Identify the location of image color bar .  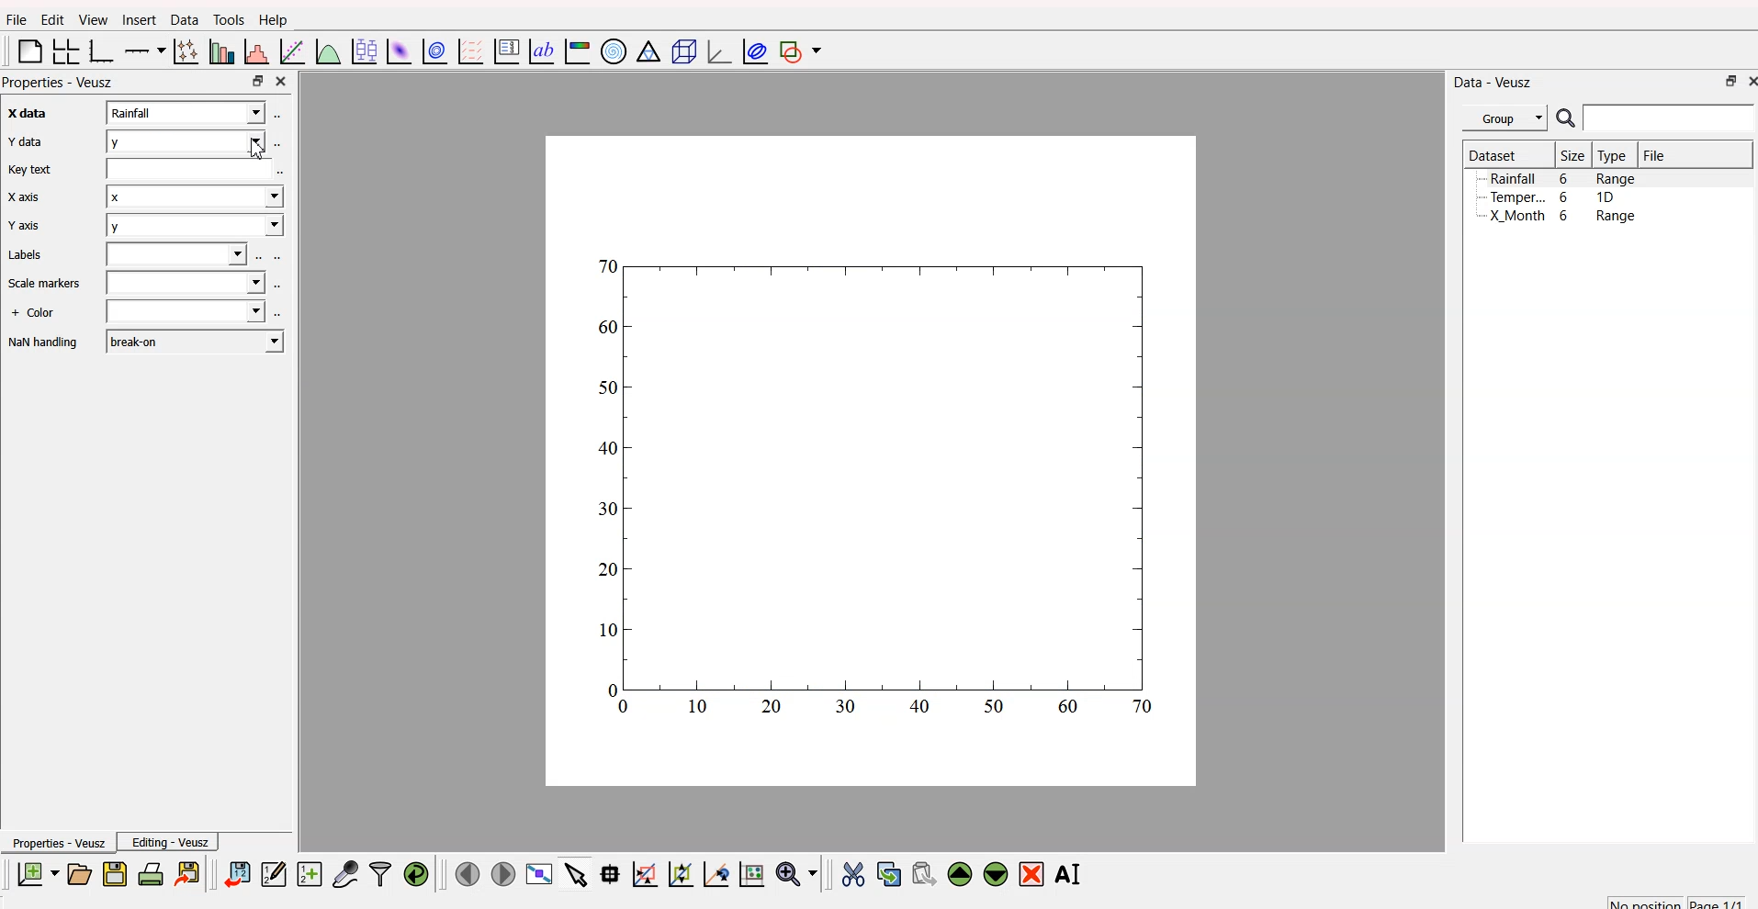
(577, 50).